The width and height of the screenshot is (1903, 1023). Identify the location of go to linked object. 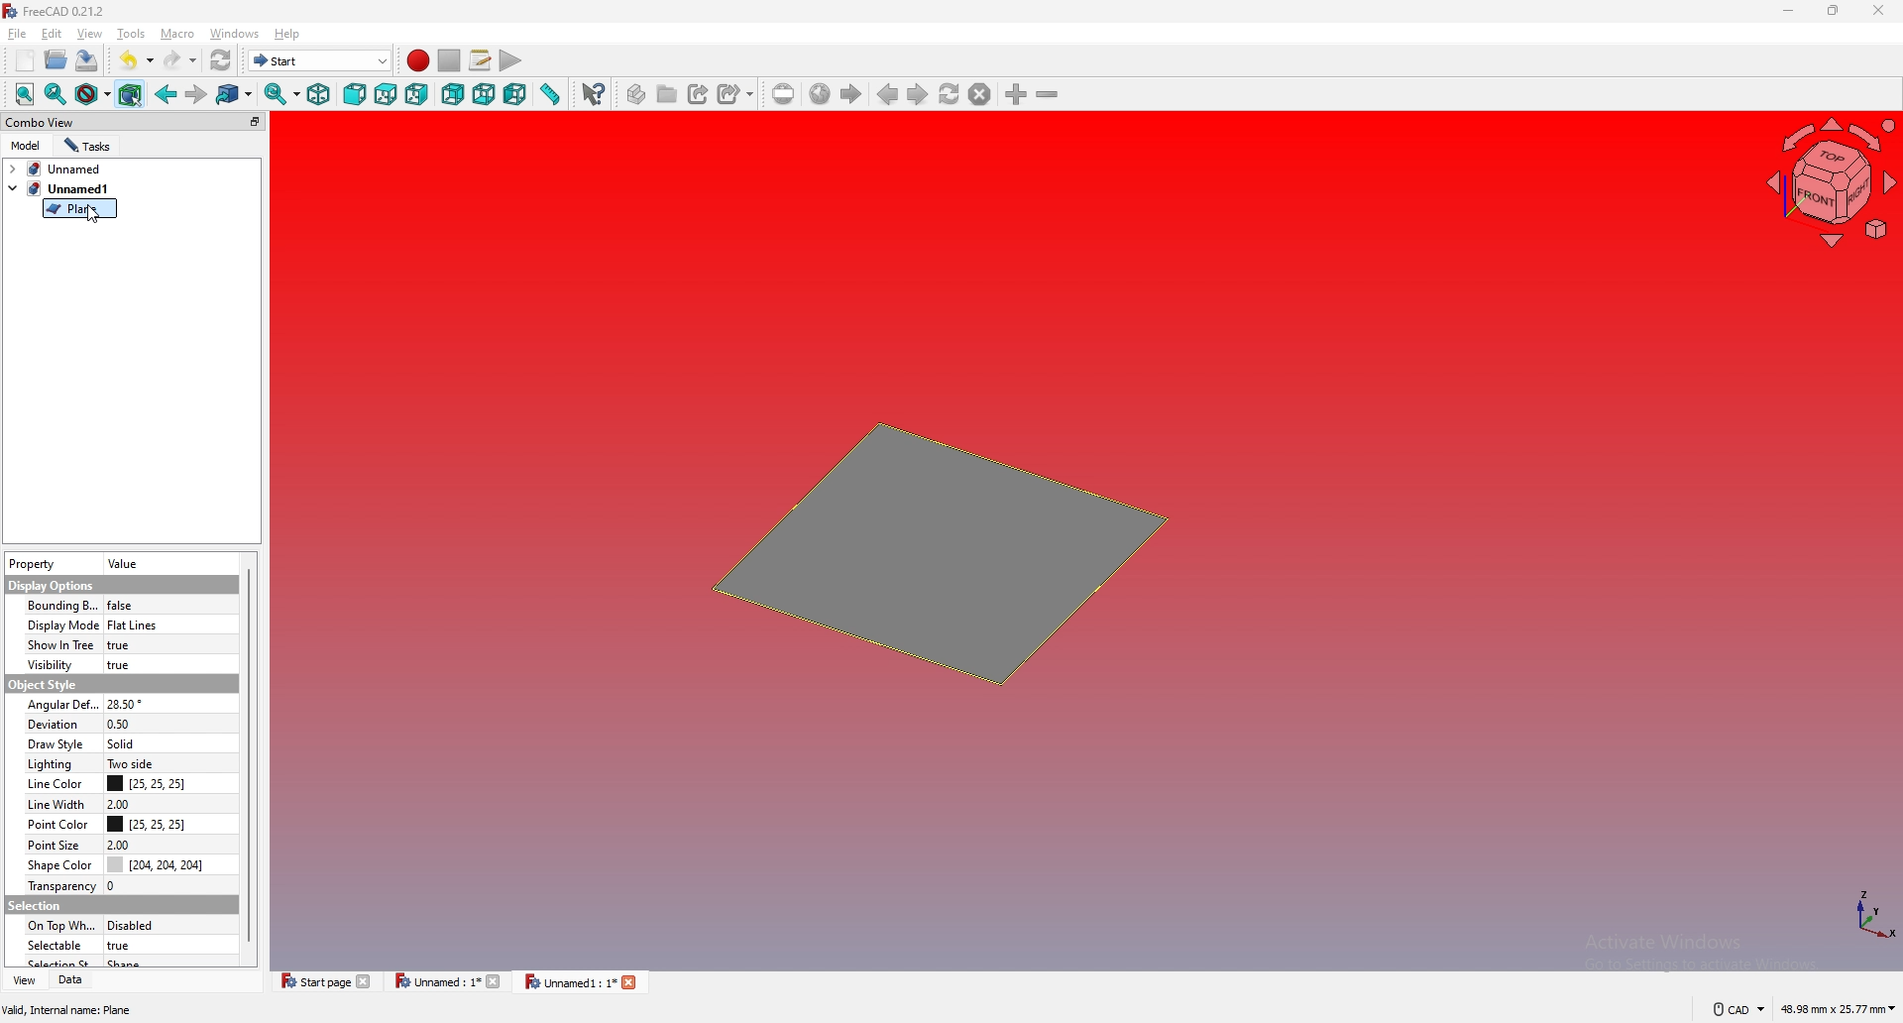
(235, 96).